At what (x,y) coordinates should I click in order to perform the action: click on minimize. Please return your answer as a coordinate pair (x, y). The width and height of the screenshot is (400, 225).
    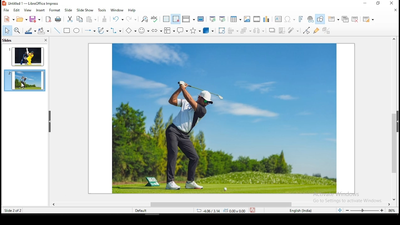
    Looking at the image, I should click on (366, 3).